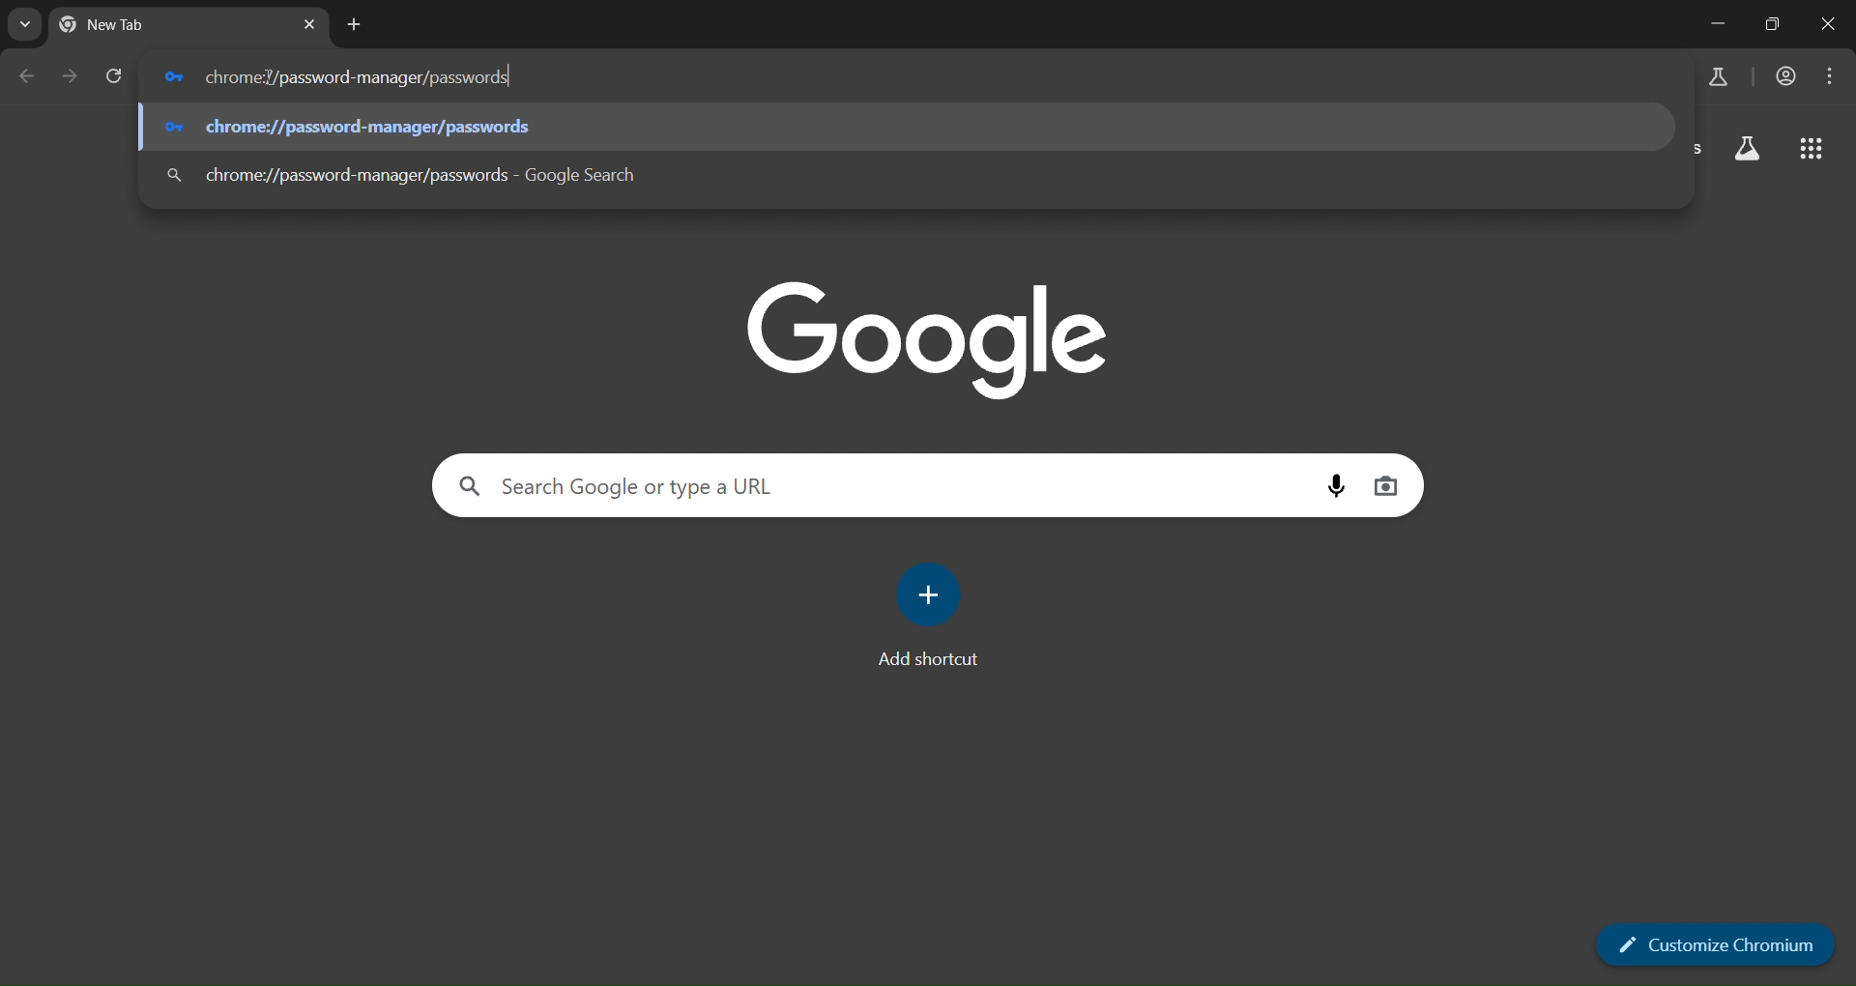 This screenshot has width=1856, height=986. What do you see at coordinates (361, 124) in the screenshot?
I see `chrome://password-manager/passwords` at bounding box center [361, 124].